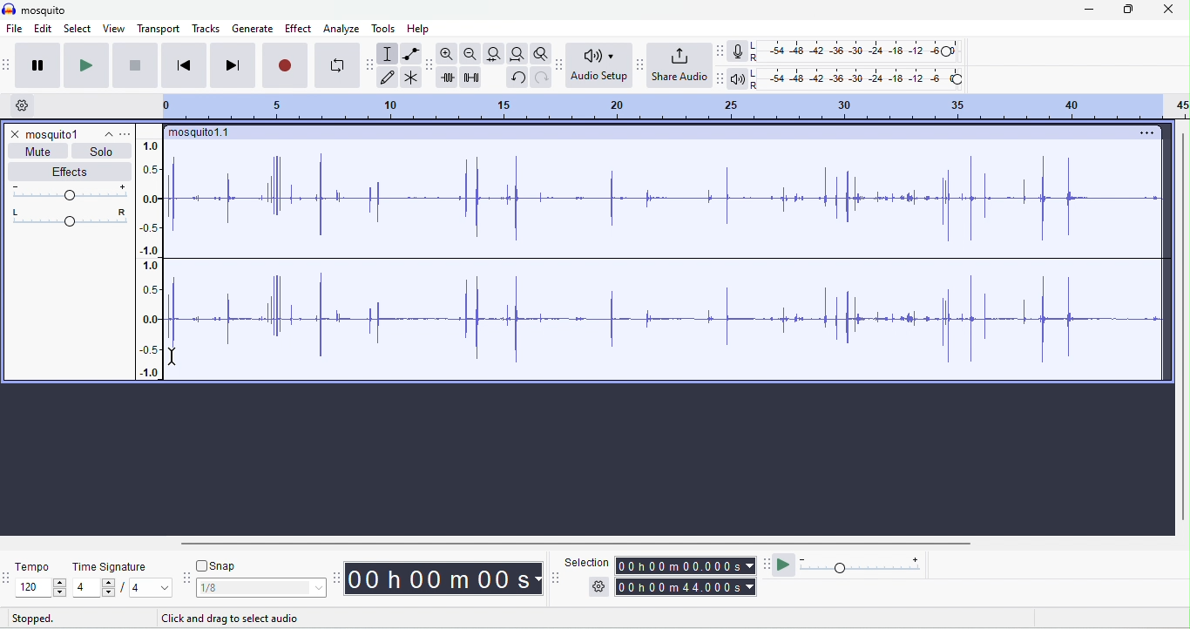  I want to click on time tool, so click(339, 579).